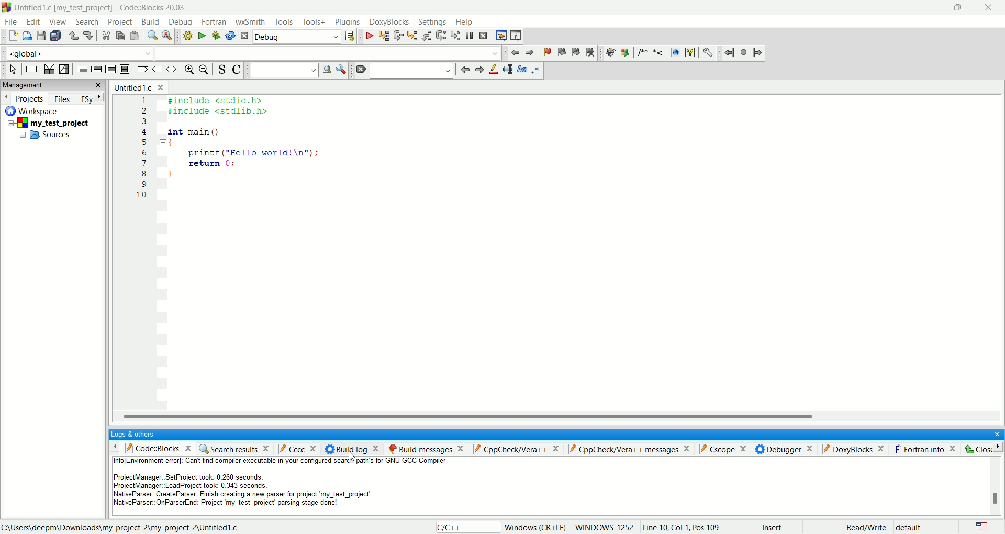  What do you see at coordinates (81, 69) in the screenshot?
I see `entry condition loop` at bounding box center [81, 69].